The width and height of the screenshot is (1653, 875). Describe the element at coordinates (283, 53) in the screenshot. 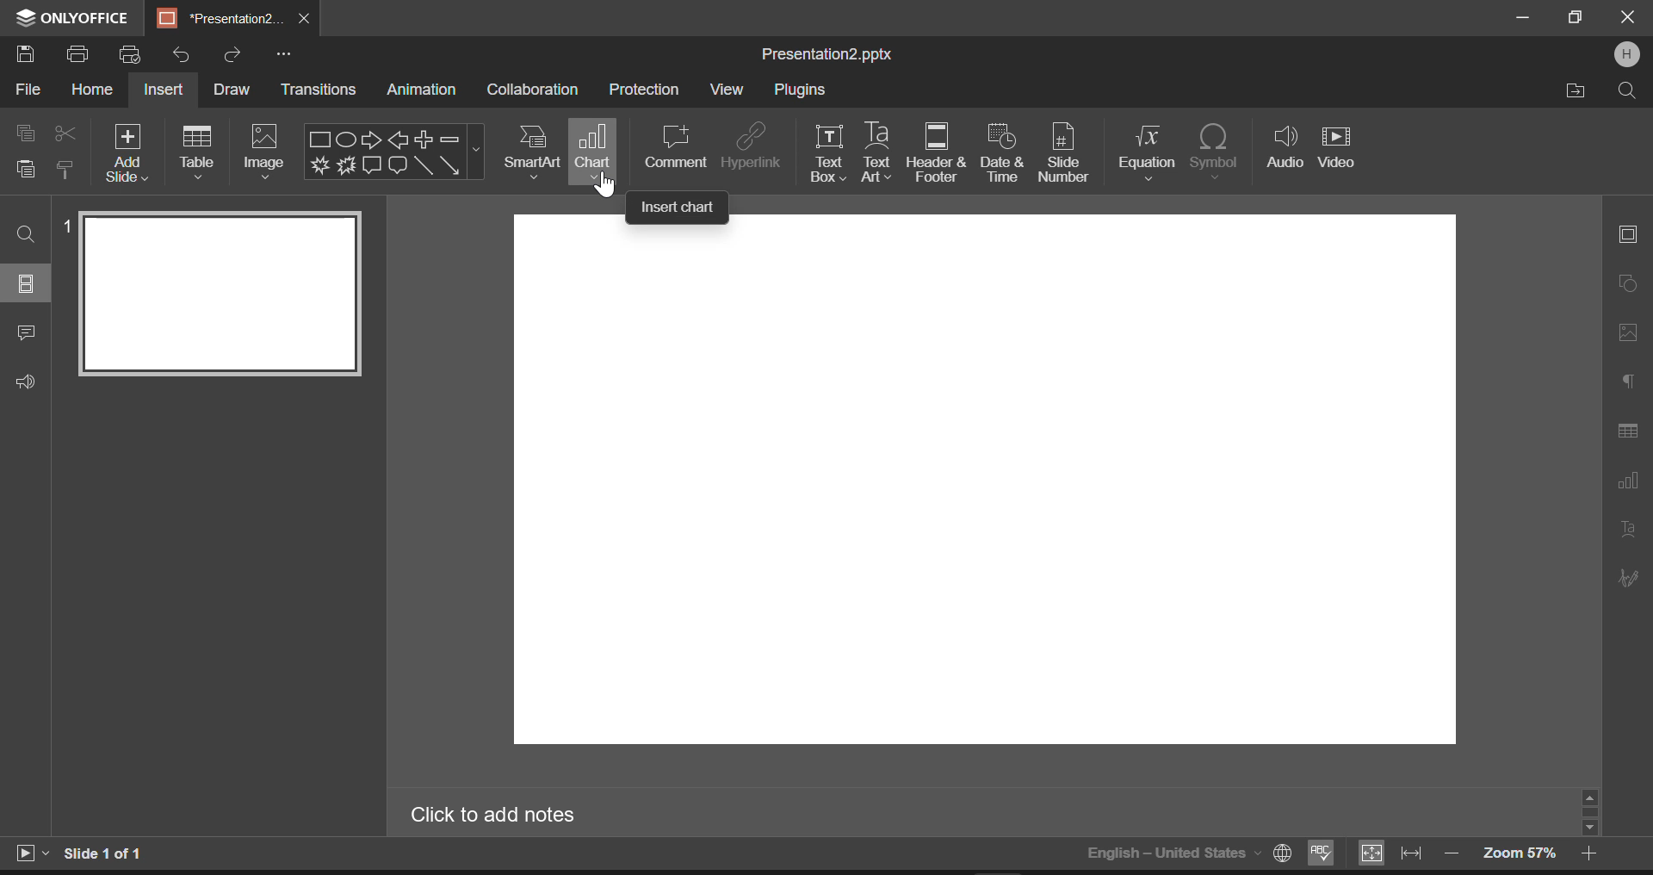

I see `More Options` at that location.